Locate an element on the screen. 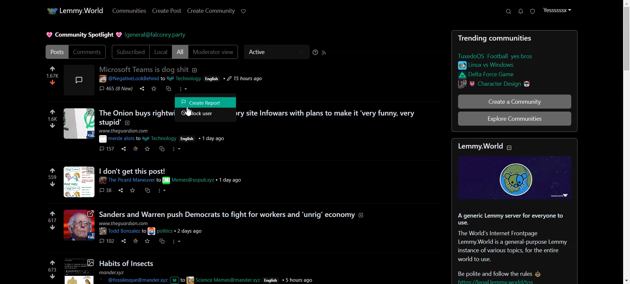 The width and height of the screenshot is (630, 284). comments is located at coordinates (107, 190).